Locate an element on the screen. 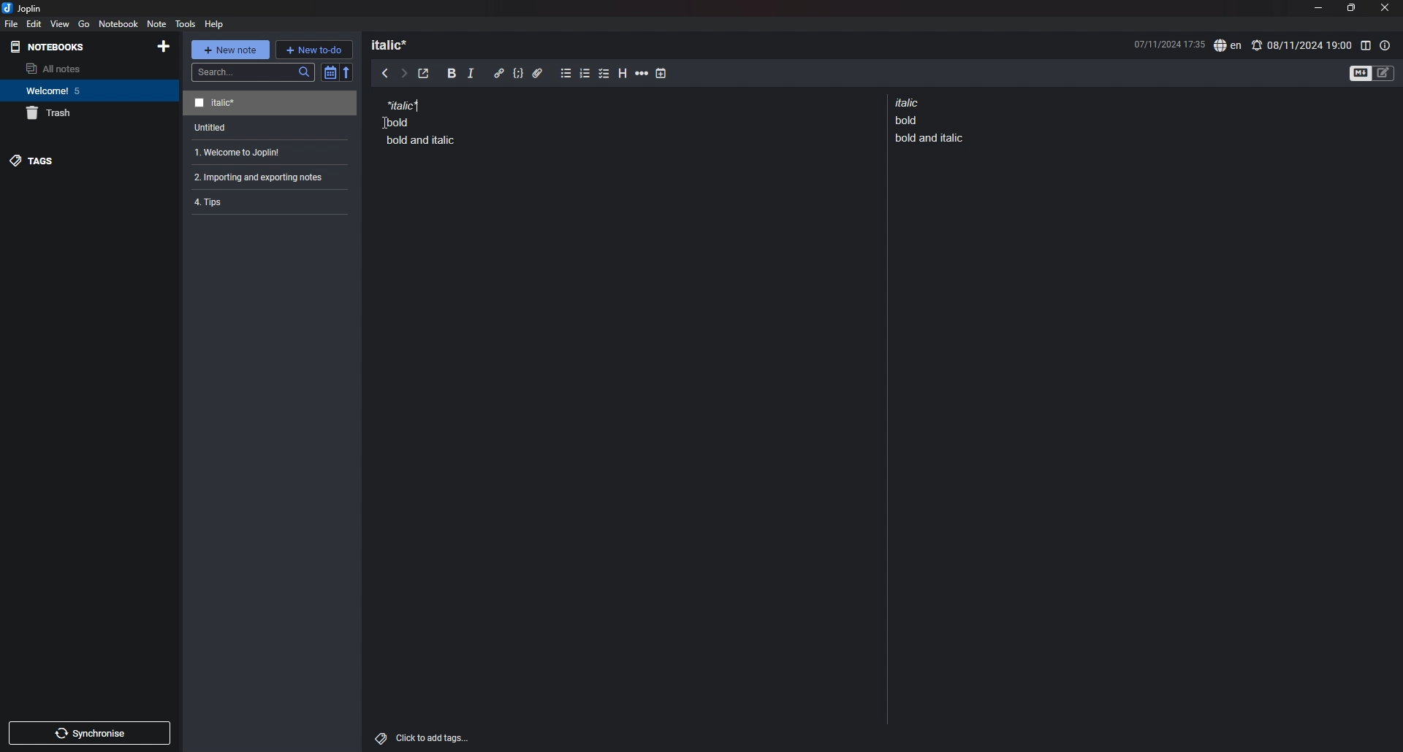 This screenshot has height=752, width=1403. toggle sort order is located at coordinates (330, 72).